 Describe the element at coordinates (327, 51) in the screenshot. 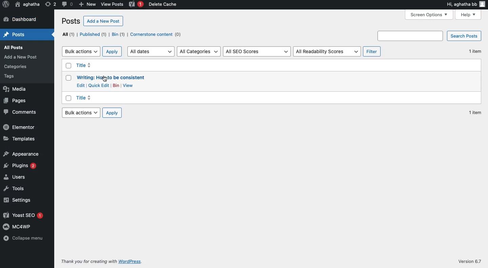

I see `All Readability Scores` at that location.